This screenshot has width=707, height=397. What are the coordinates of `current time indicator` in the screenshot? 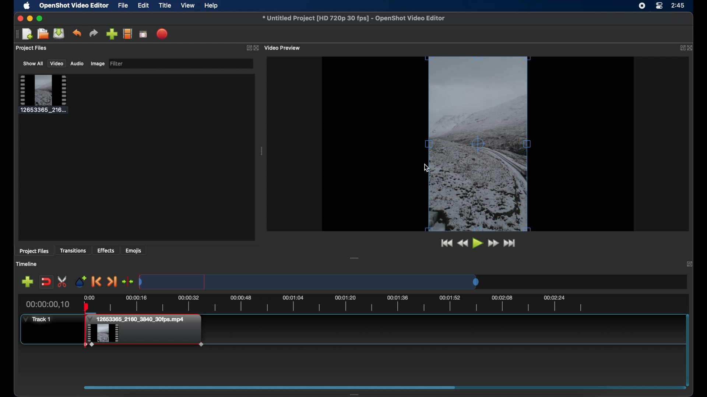 It's located at (50, 304).